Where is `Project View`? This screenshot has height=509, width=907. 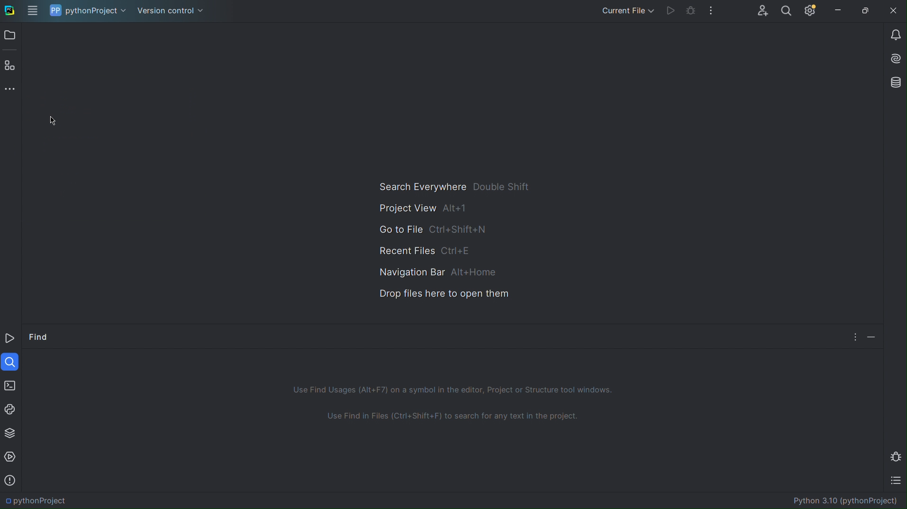
Project View is located at coordinates (422, 209).